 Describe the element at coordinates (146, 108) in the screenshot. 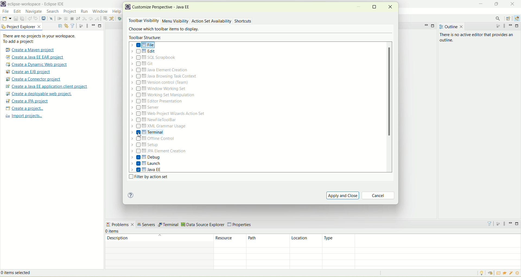

I see `server` at that location.